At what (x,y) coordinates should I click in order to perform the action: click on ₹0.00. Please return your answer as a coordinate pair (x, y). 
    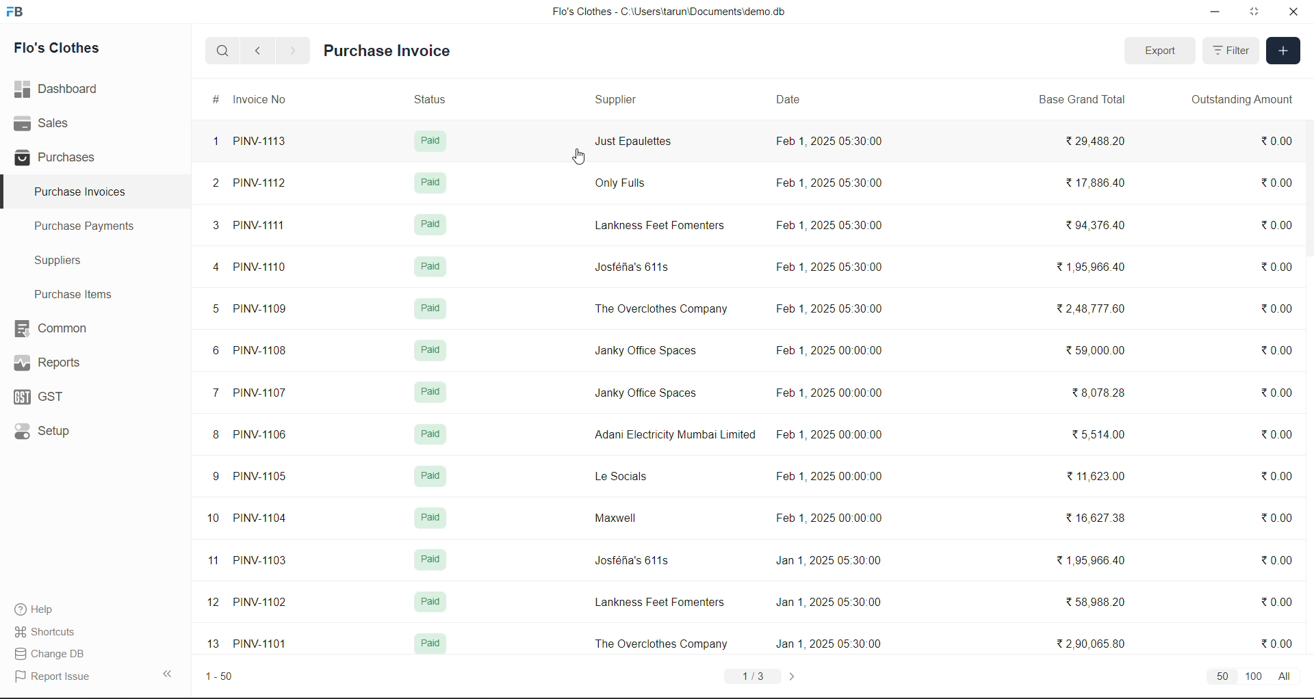
    Looking at the image, I should click on (1275, 144).